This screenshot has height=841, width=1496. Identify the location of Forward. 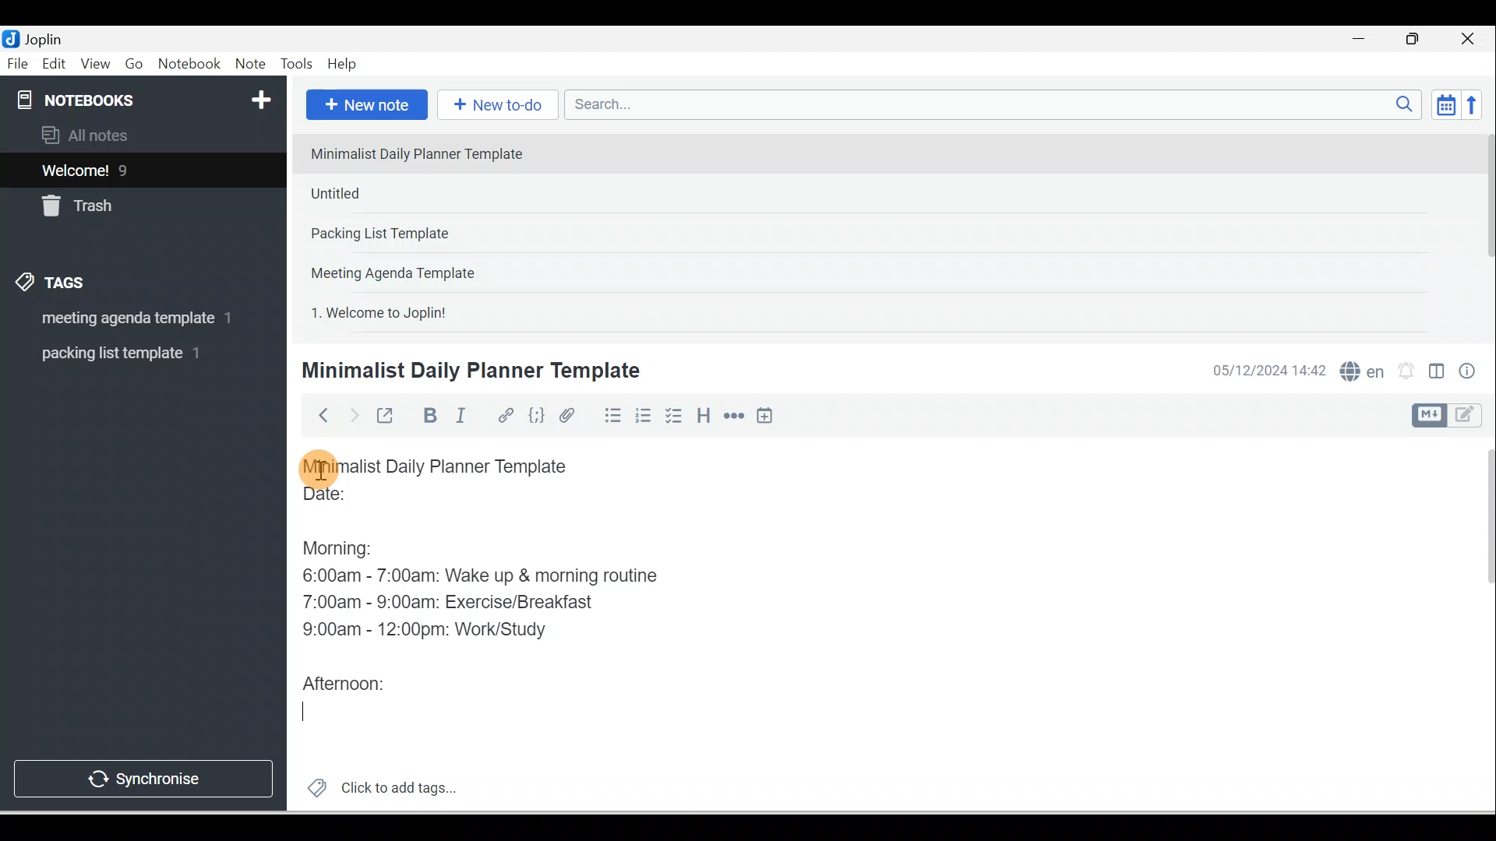
(352, 414).